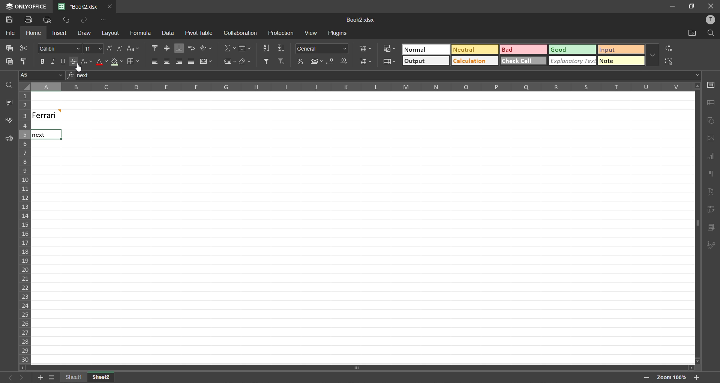  I want to click on bold, so click(43, 62).